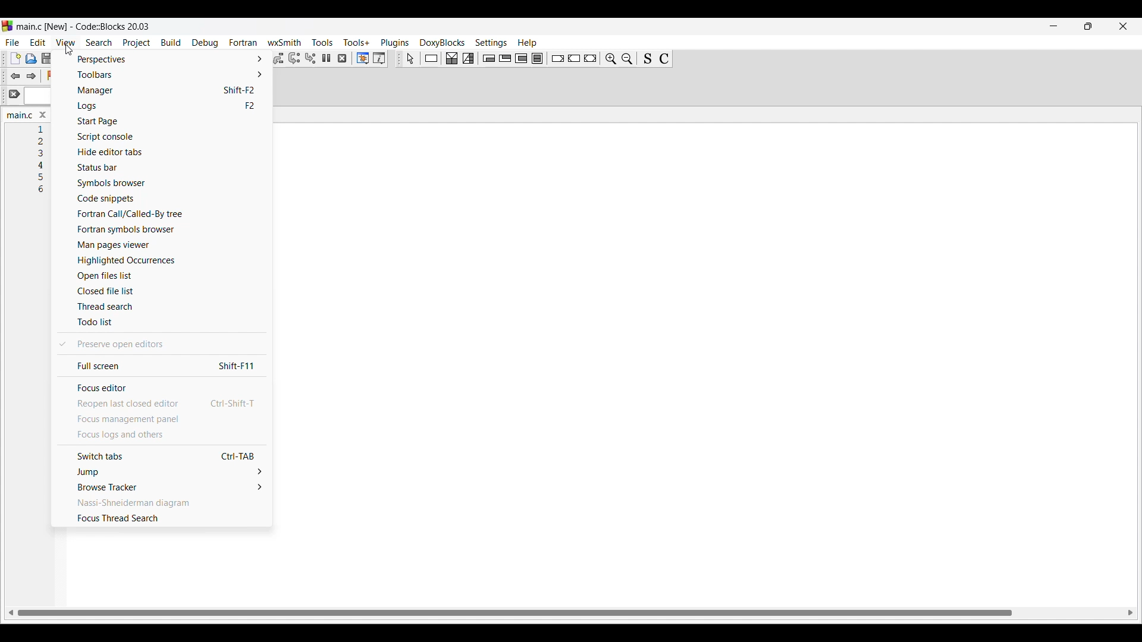 The image size is (1142, 642). I want to click on Nassi-Shneiderman diagram, so click(161, 503).